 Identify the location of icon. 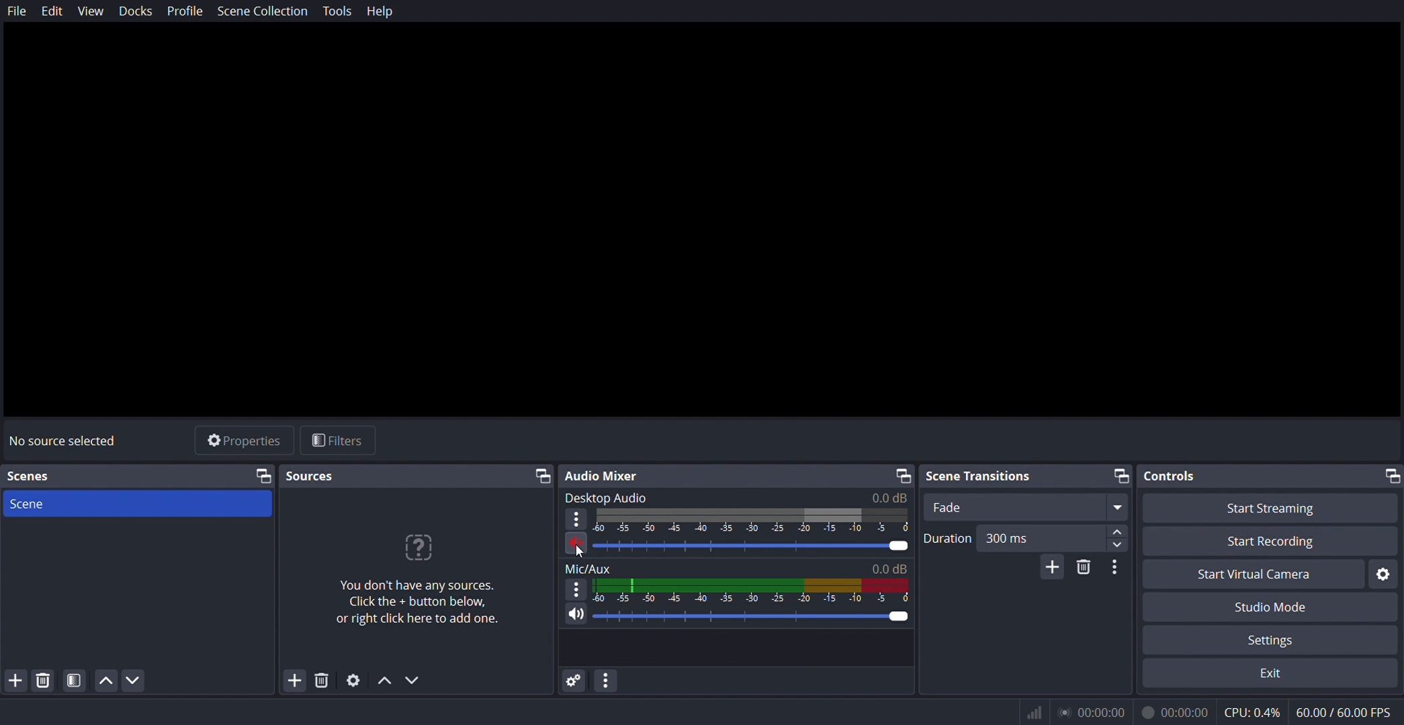
(1034, 715).